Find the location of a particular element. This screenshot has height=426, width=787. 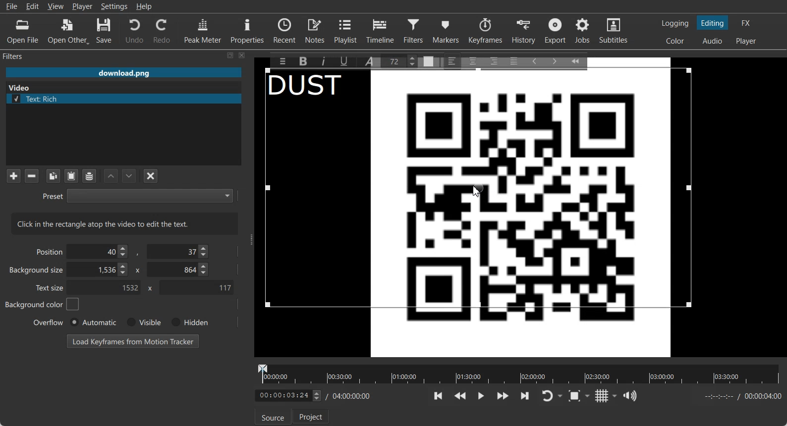

Text is located at coordinates (125, 223).